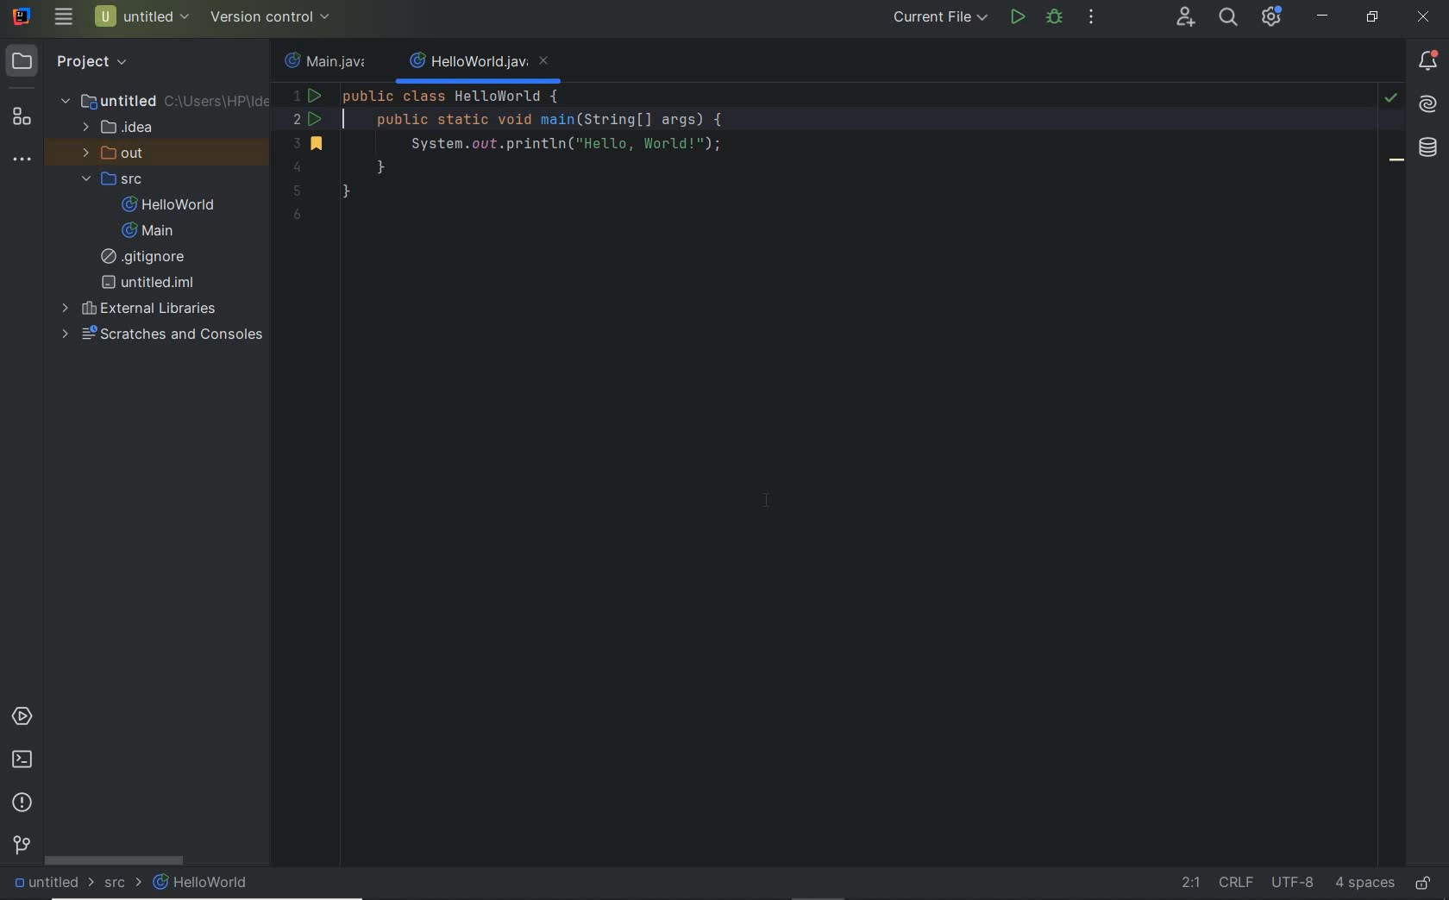  I want to click on Notifications, so click(1428, 62).